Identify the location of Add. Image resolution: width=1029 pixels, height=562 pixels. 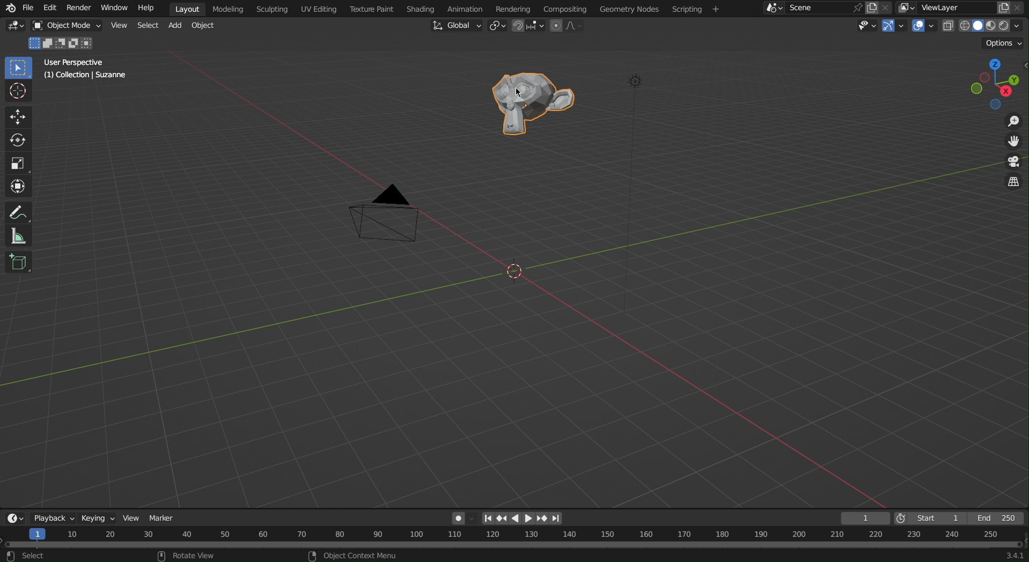
(176, 29).